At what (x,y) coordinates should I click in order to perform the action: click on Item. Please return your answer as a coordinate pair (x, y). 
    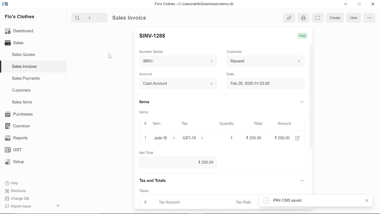
    Looking at the image, I should click on (153, 124).